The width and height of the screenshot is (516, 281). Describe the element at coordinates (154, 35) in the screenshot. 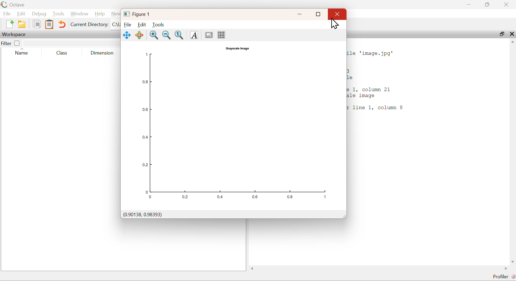

I see `Zoom in` at that location.